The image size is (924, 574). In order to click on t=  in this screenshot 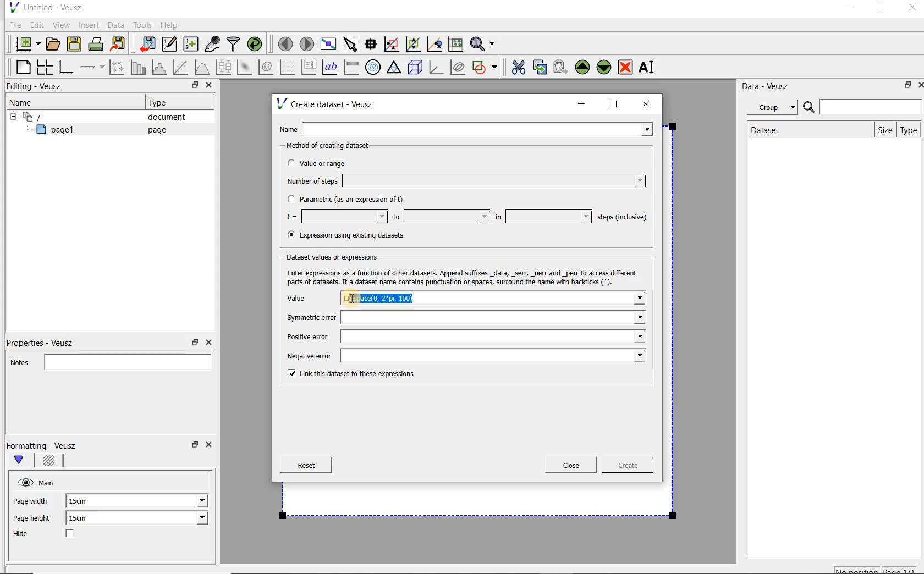, I will do `click(334, 217)`.